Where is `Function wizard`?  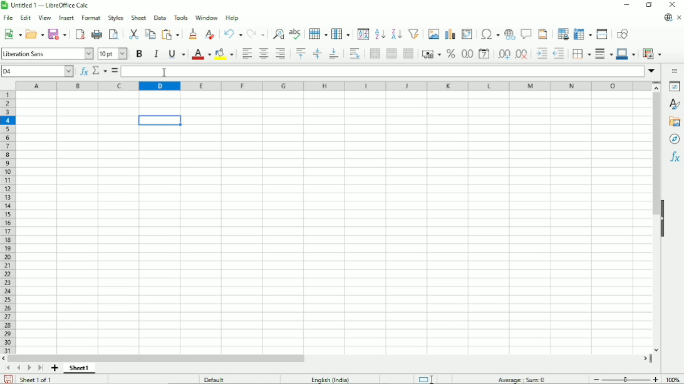
Function wizard is located at coordinates (83, 71).